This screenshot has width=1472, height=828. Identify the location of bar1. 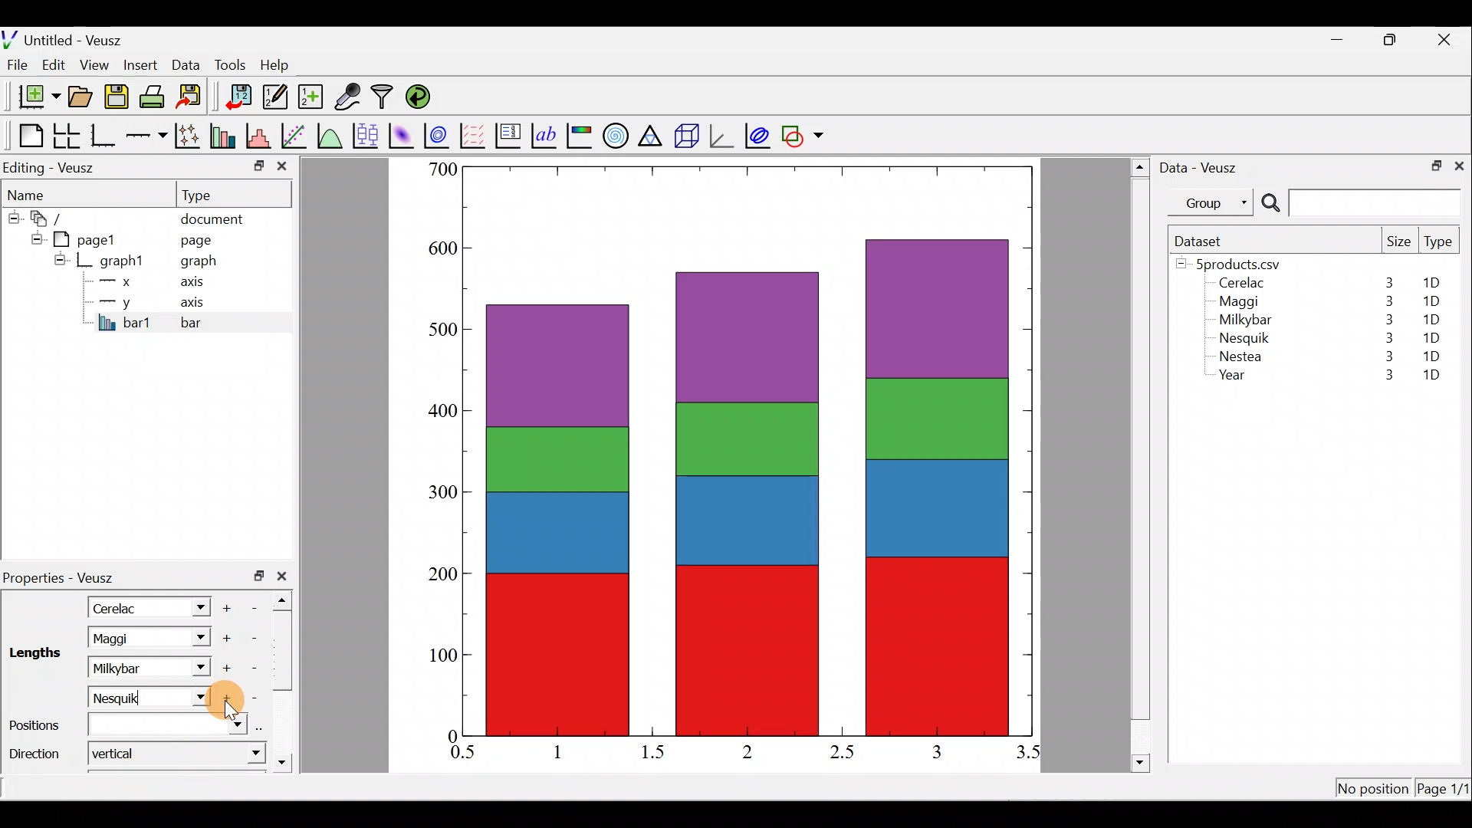
(125, 322).